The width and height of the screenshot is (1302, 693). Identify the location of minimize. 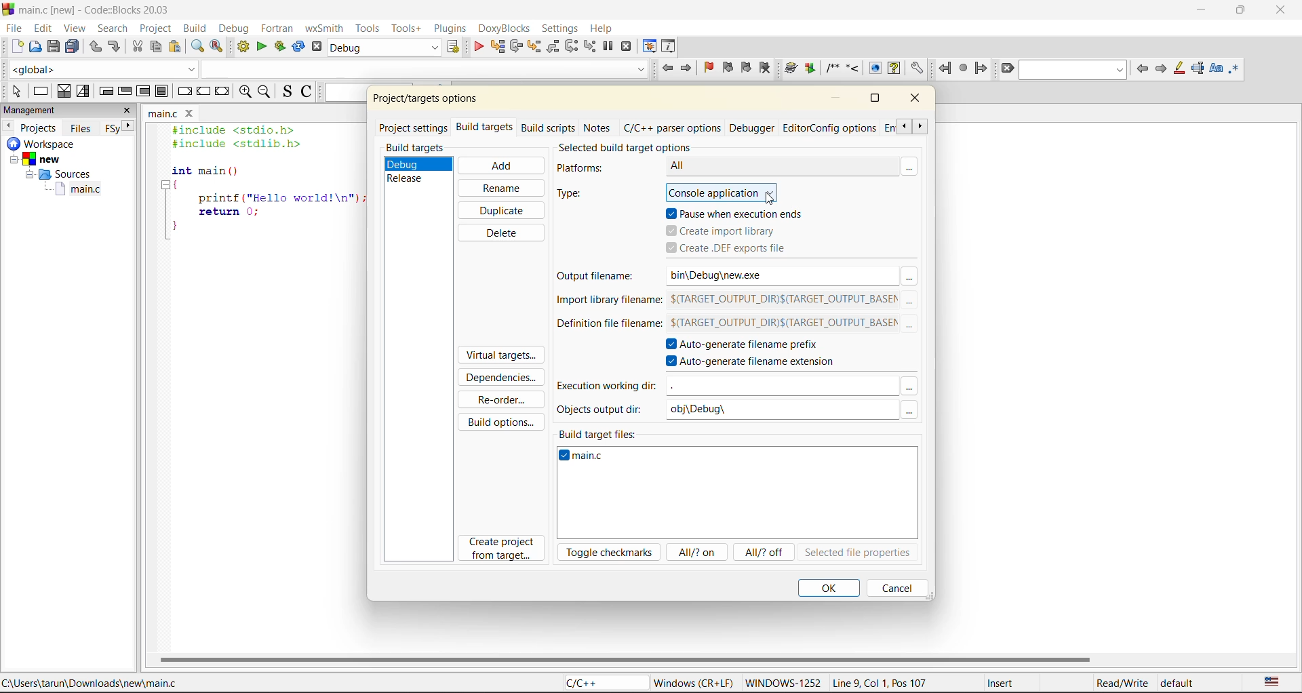
(1200, 12).